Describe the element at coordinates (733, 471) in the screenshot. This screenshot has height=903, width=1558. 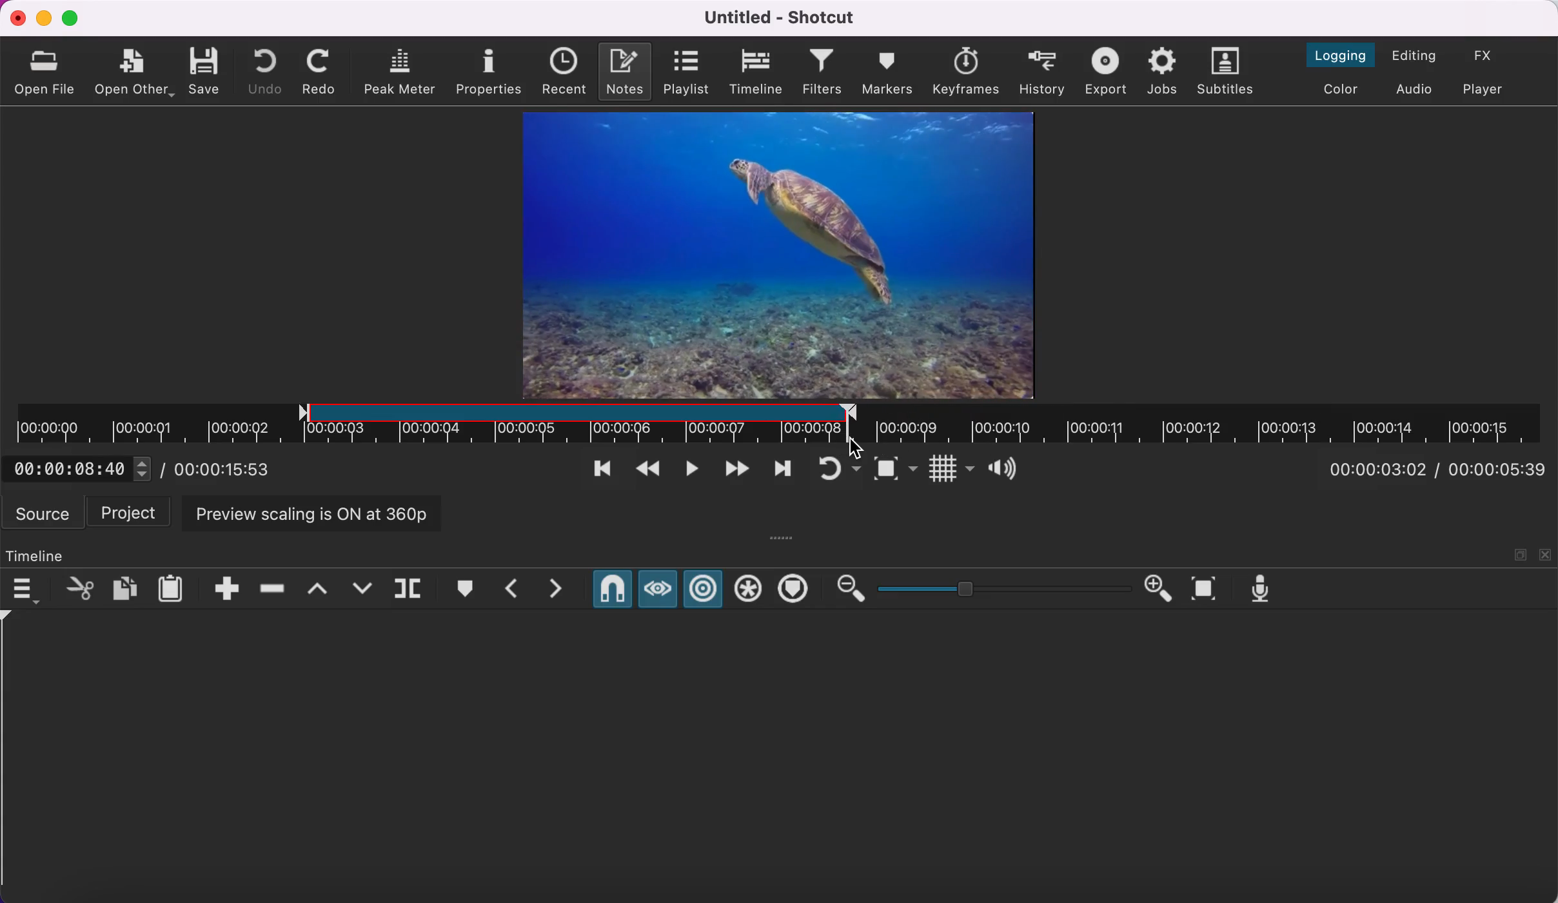
I see `play quickly forwards` at that location.